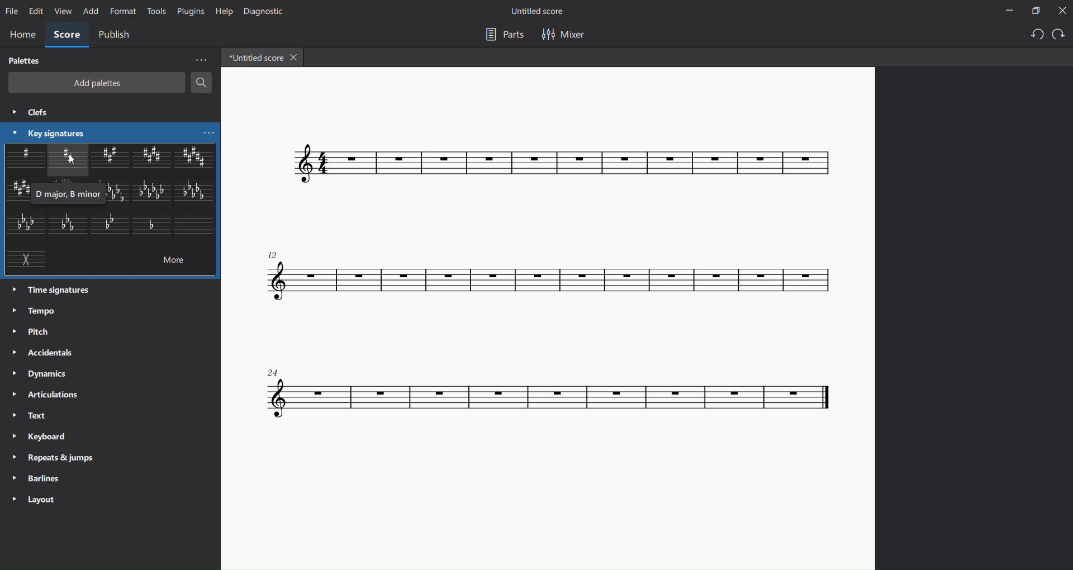  What do you see at coordinates (90, 10) in the screenshot?
I see `add` at bounding box center [90, 10].